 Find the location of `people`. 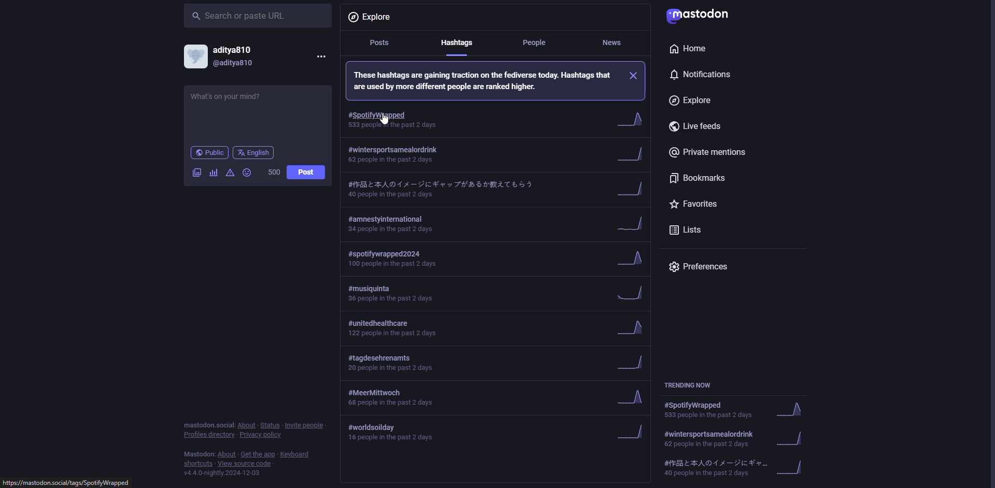

people is located at coordinates (535, 43).